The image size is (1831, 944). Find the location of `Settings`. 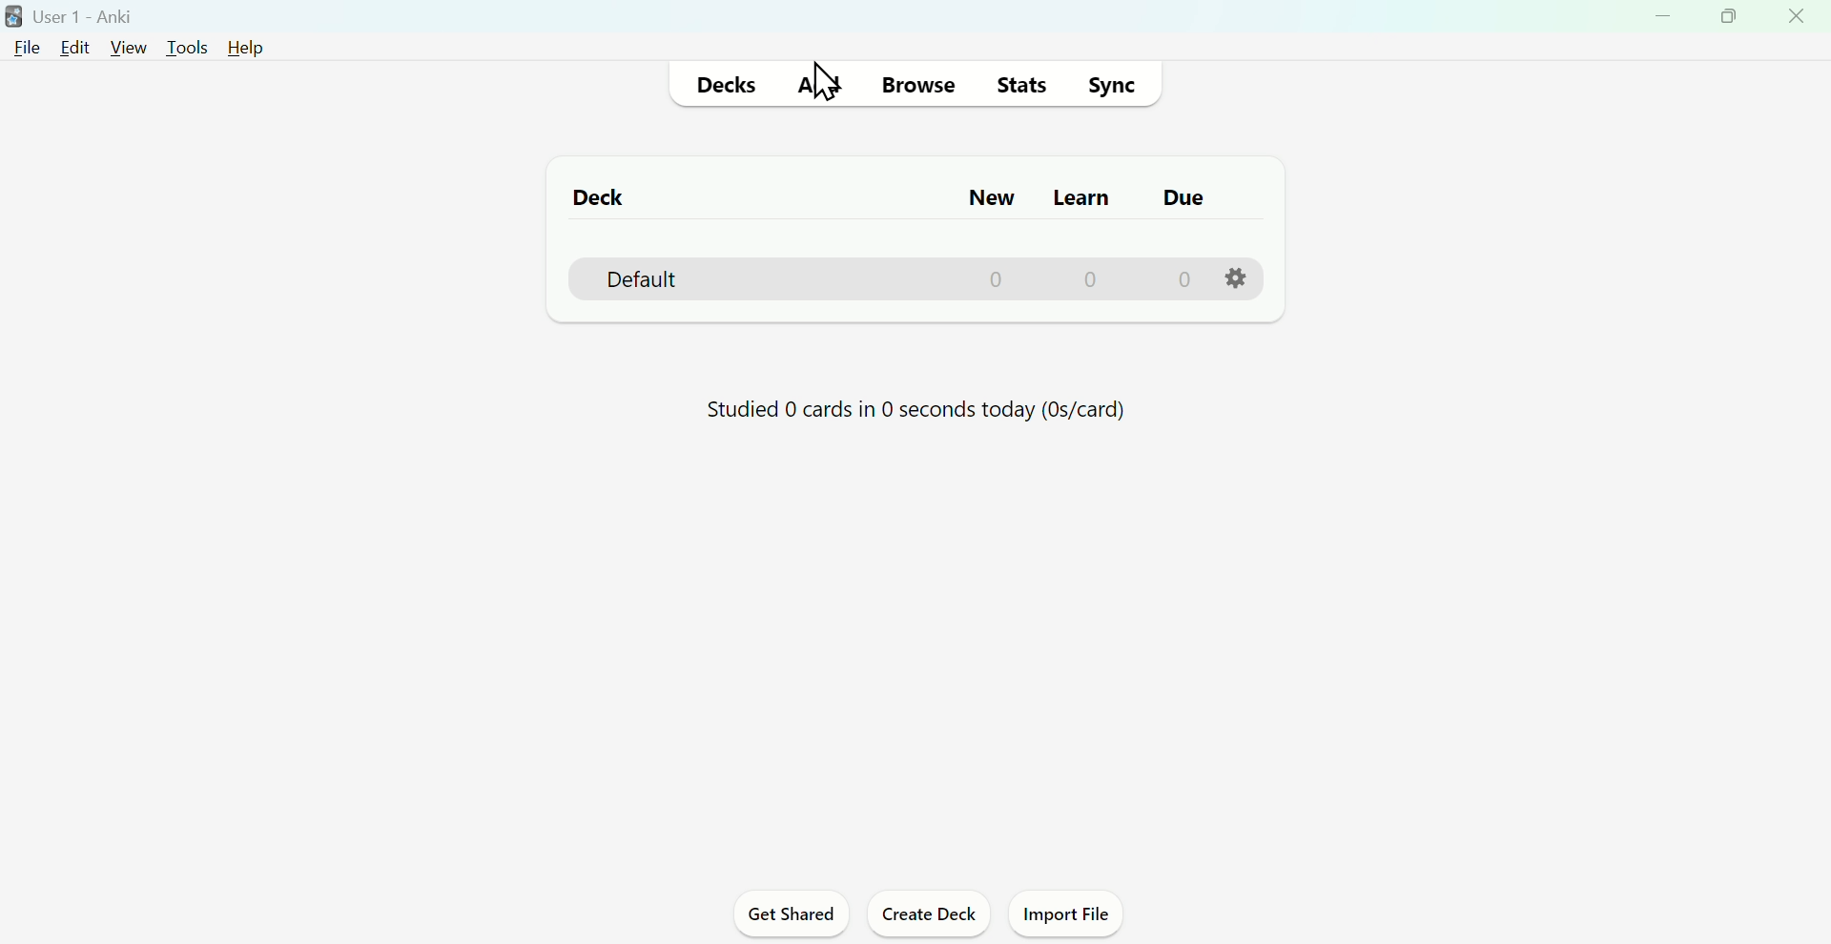

Settings is located at coordinates (1236, 279).